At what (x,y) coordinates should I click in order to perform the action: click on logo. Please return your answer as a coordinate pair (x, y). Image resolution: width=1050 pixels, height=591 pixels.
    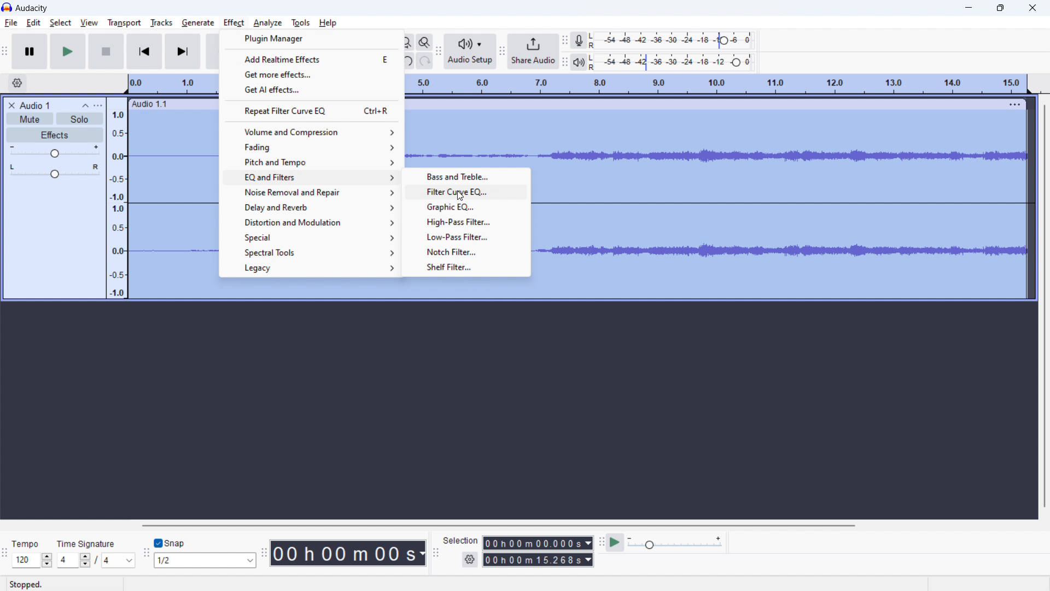
    Looking at the image, I should click on (7, 7).